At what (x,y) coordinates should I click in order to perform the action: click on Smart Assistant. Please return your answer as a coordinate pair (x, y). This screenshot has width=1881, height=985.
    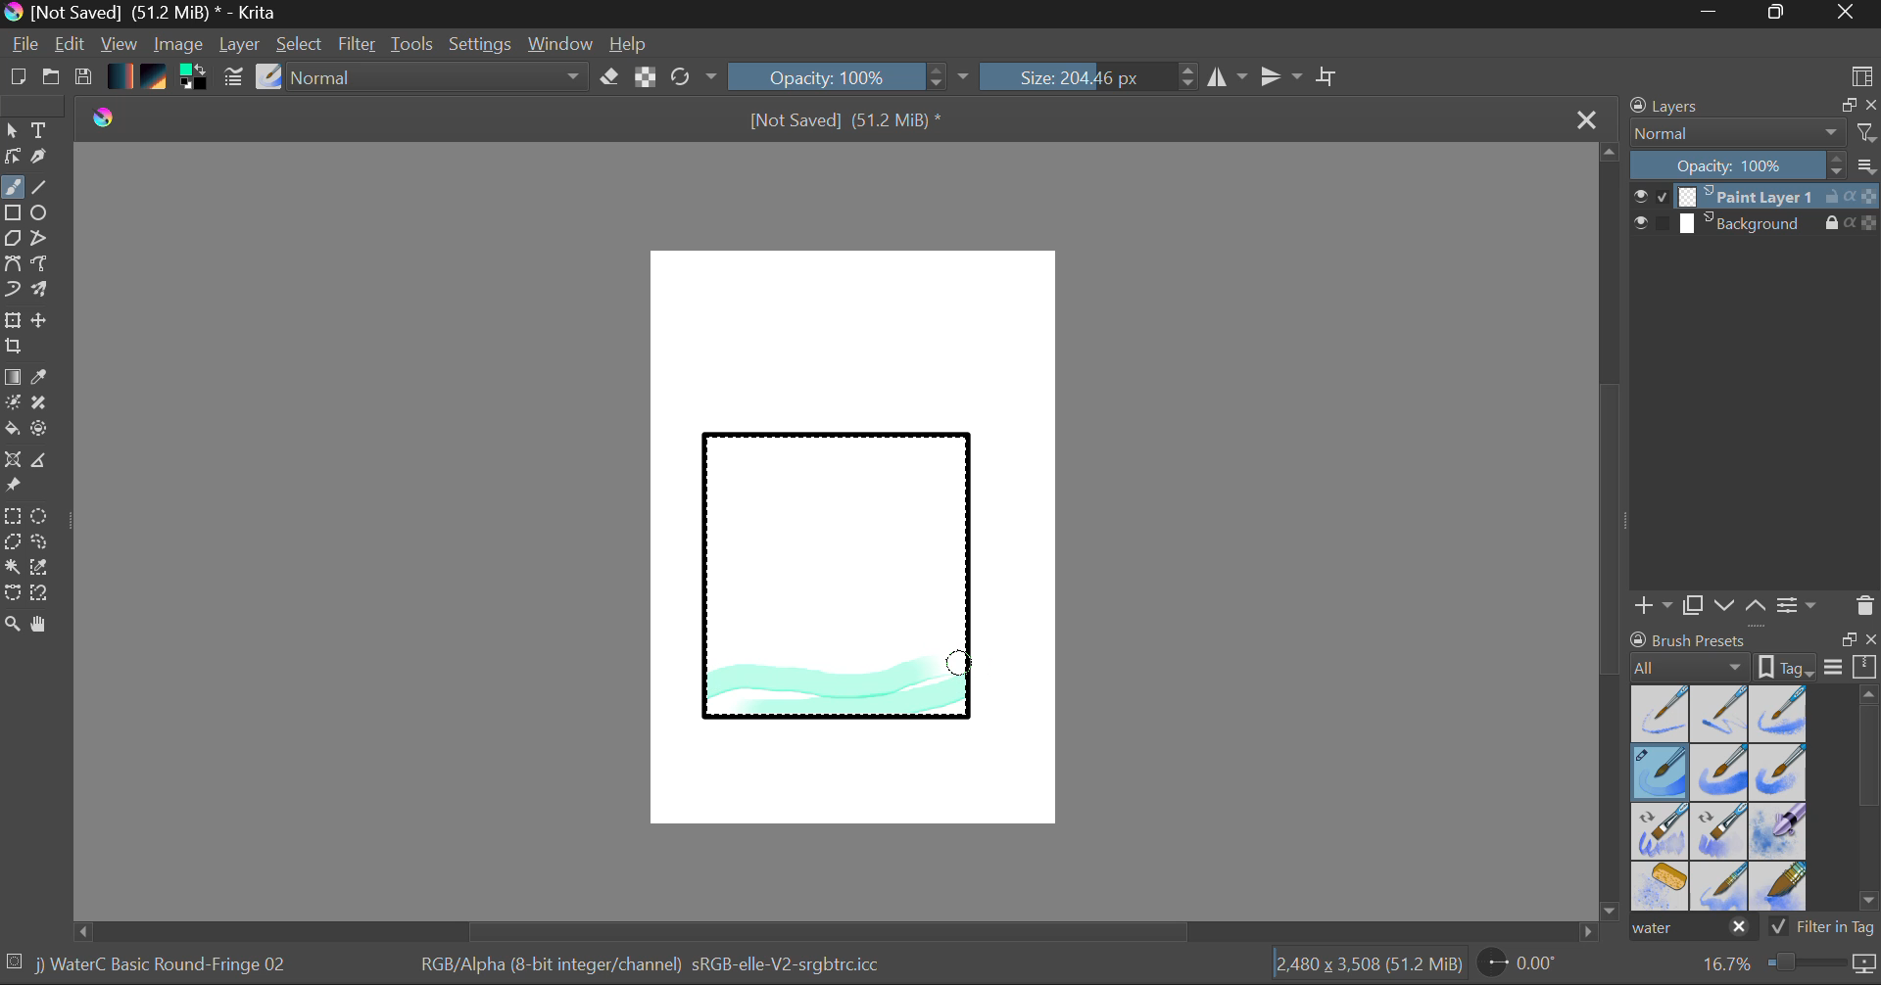
    Looking at the image, I should click on (12, 462).